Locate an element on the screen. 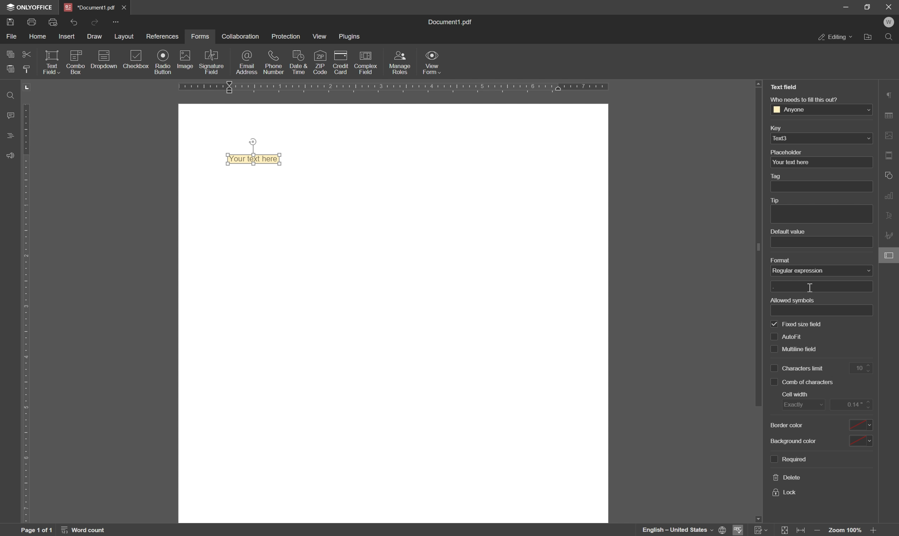  delete is located at coordinates (787, 478).